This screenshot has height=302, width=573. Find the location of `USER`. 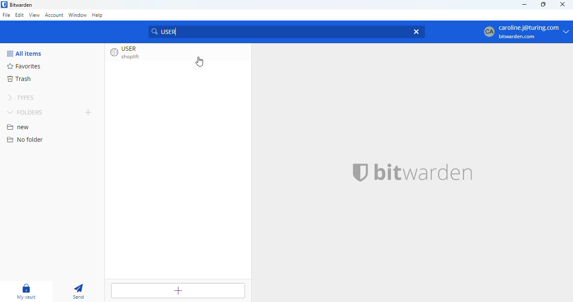

USER is located at coordinates (275, 31).